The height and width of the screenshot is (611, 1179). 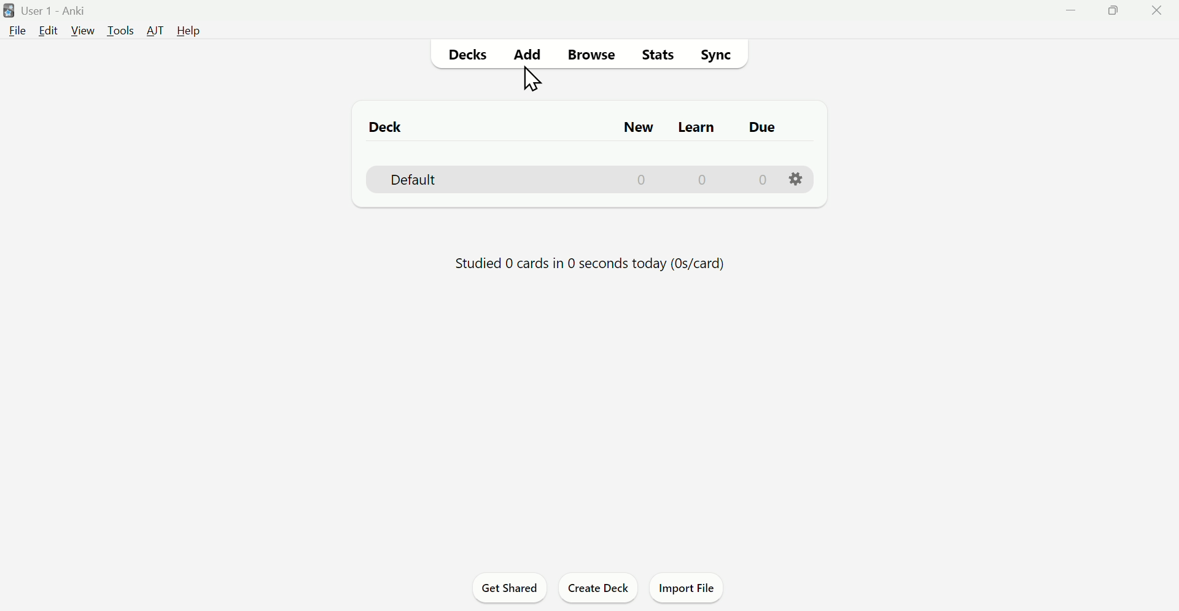 I want to click on Decks, so click(x=467, y=54).